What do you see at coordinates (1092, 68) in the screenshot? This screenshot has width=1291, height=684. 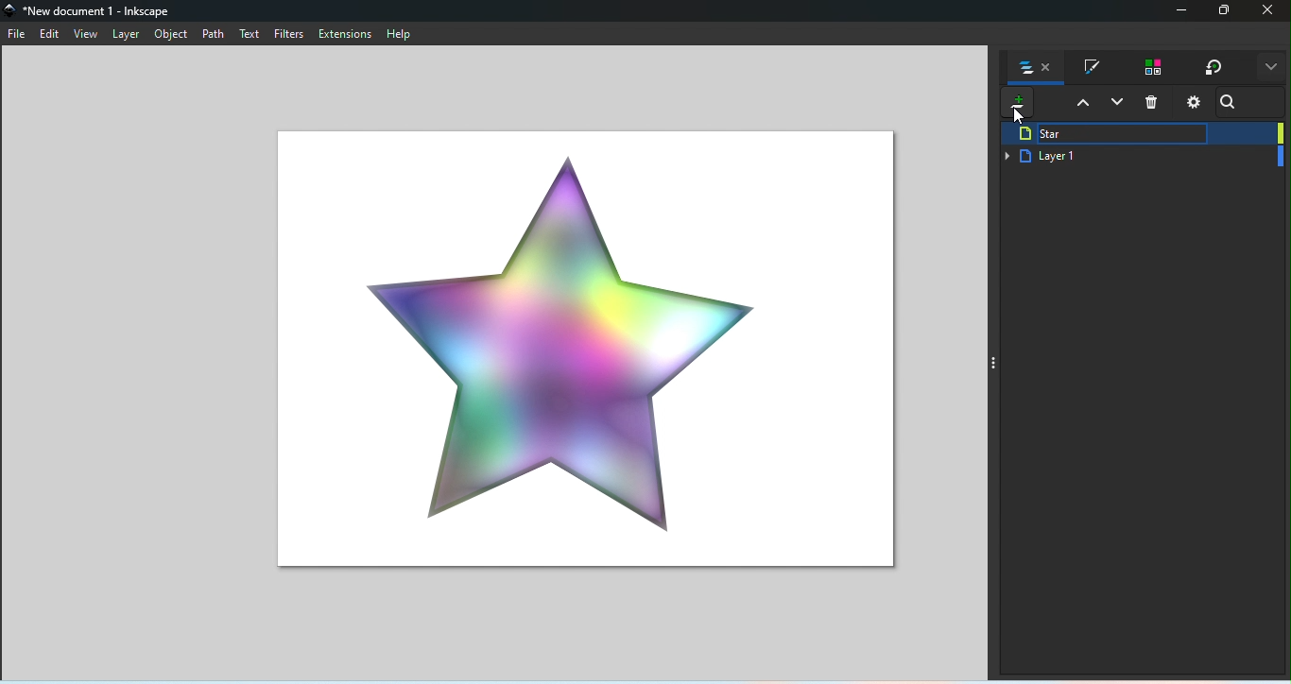 I see `Fill and stroke` at bounding box center [1092, 68].